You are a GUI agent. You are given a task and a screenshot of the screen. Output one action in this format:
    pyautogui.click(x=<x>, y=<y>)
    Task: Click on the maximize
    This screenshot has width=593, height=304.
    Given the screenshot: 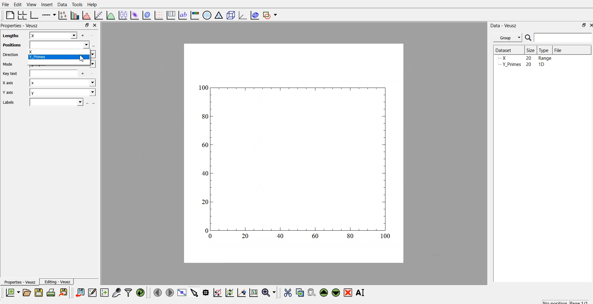 What is the action you would take?
    pyautogui.click(x=85, y=25)
    